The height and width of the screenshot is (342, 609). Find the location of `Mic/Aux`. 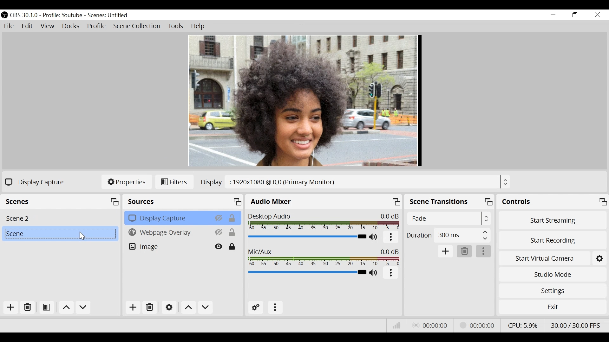

Mic/Aux is located at coordinates (306, 272).